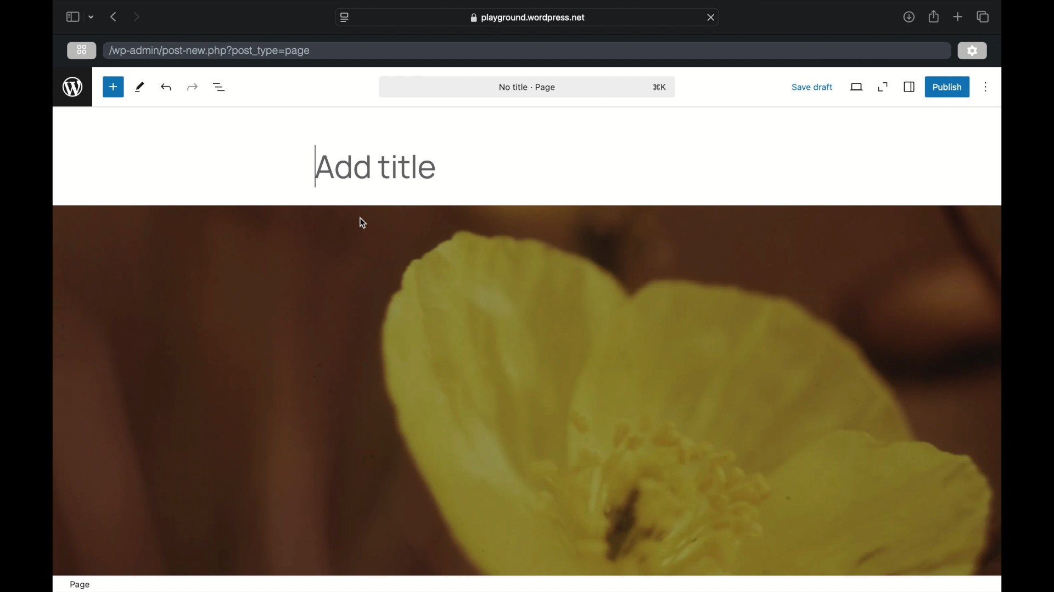 The image size is (1054, 592). Describe the element at coordinates (883, 87) in the screenshot. I see `expand` at that location.